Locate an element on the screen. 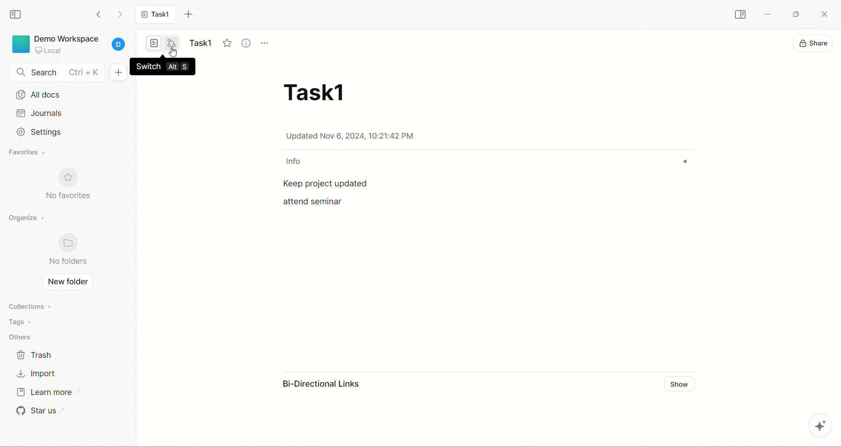 The image size is (841, 447). organize is located at coordinates (30, 217).